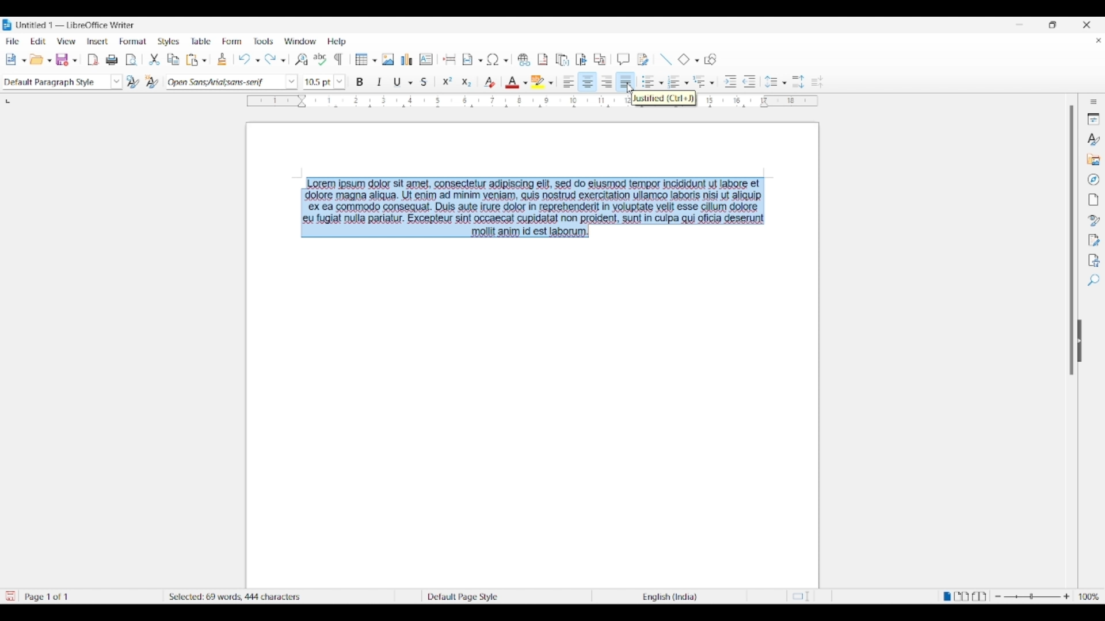  Describe the element at coordinates (1019, 25) in the screenshot. I see `Minimize` at that location.